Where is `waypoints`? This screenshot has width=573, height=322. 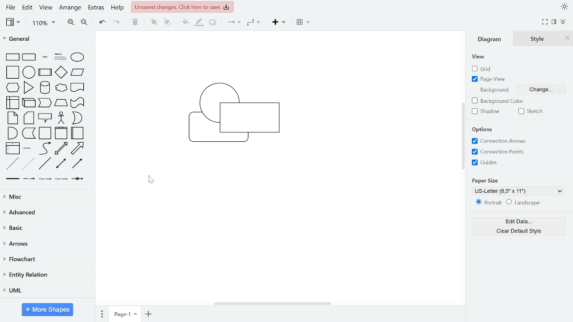
waypoints is located at coordinates (254, 23).